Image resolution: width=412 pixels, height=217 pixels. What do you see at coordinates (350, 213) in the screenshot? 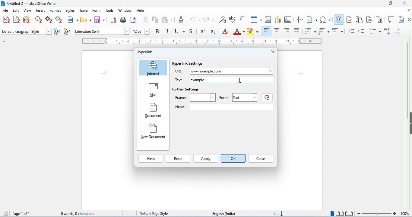
I see `book view` at bounding box center [350, 213].